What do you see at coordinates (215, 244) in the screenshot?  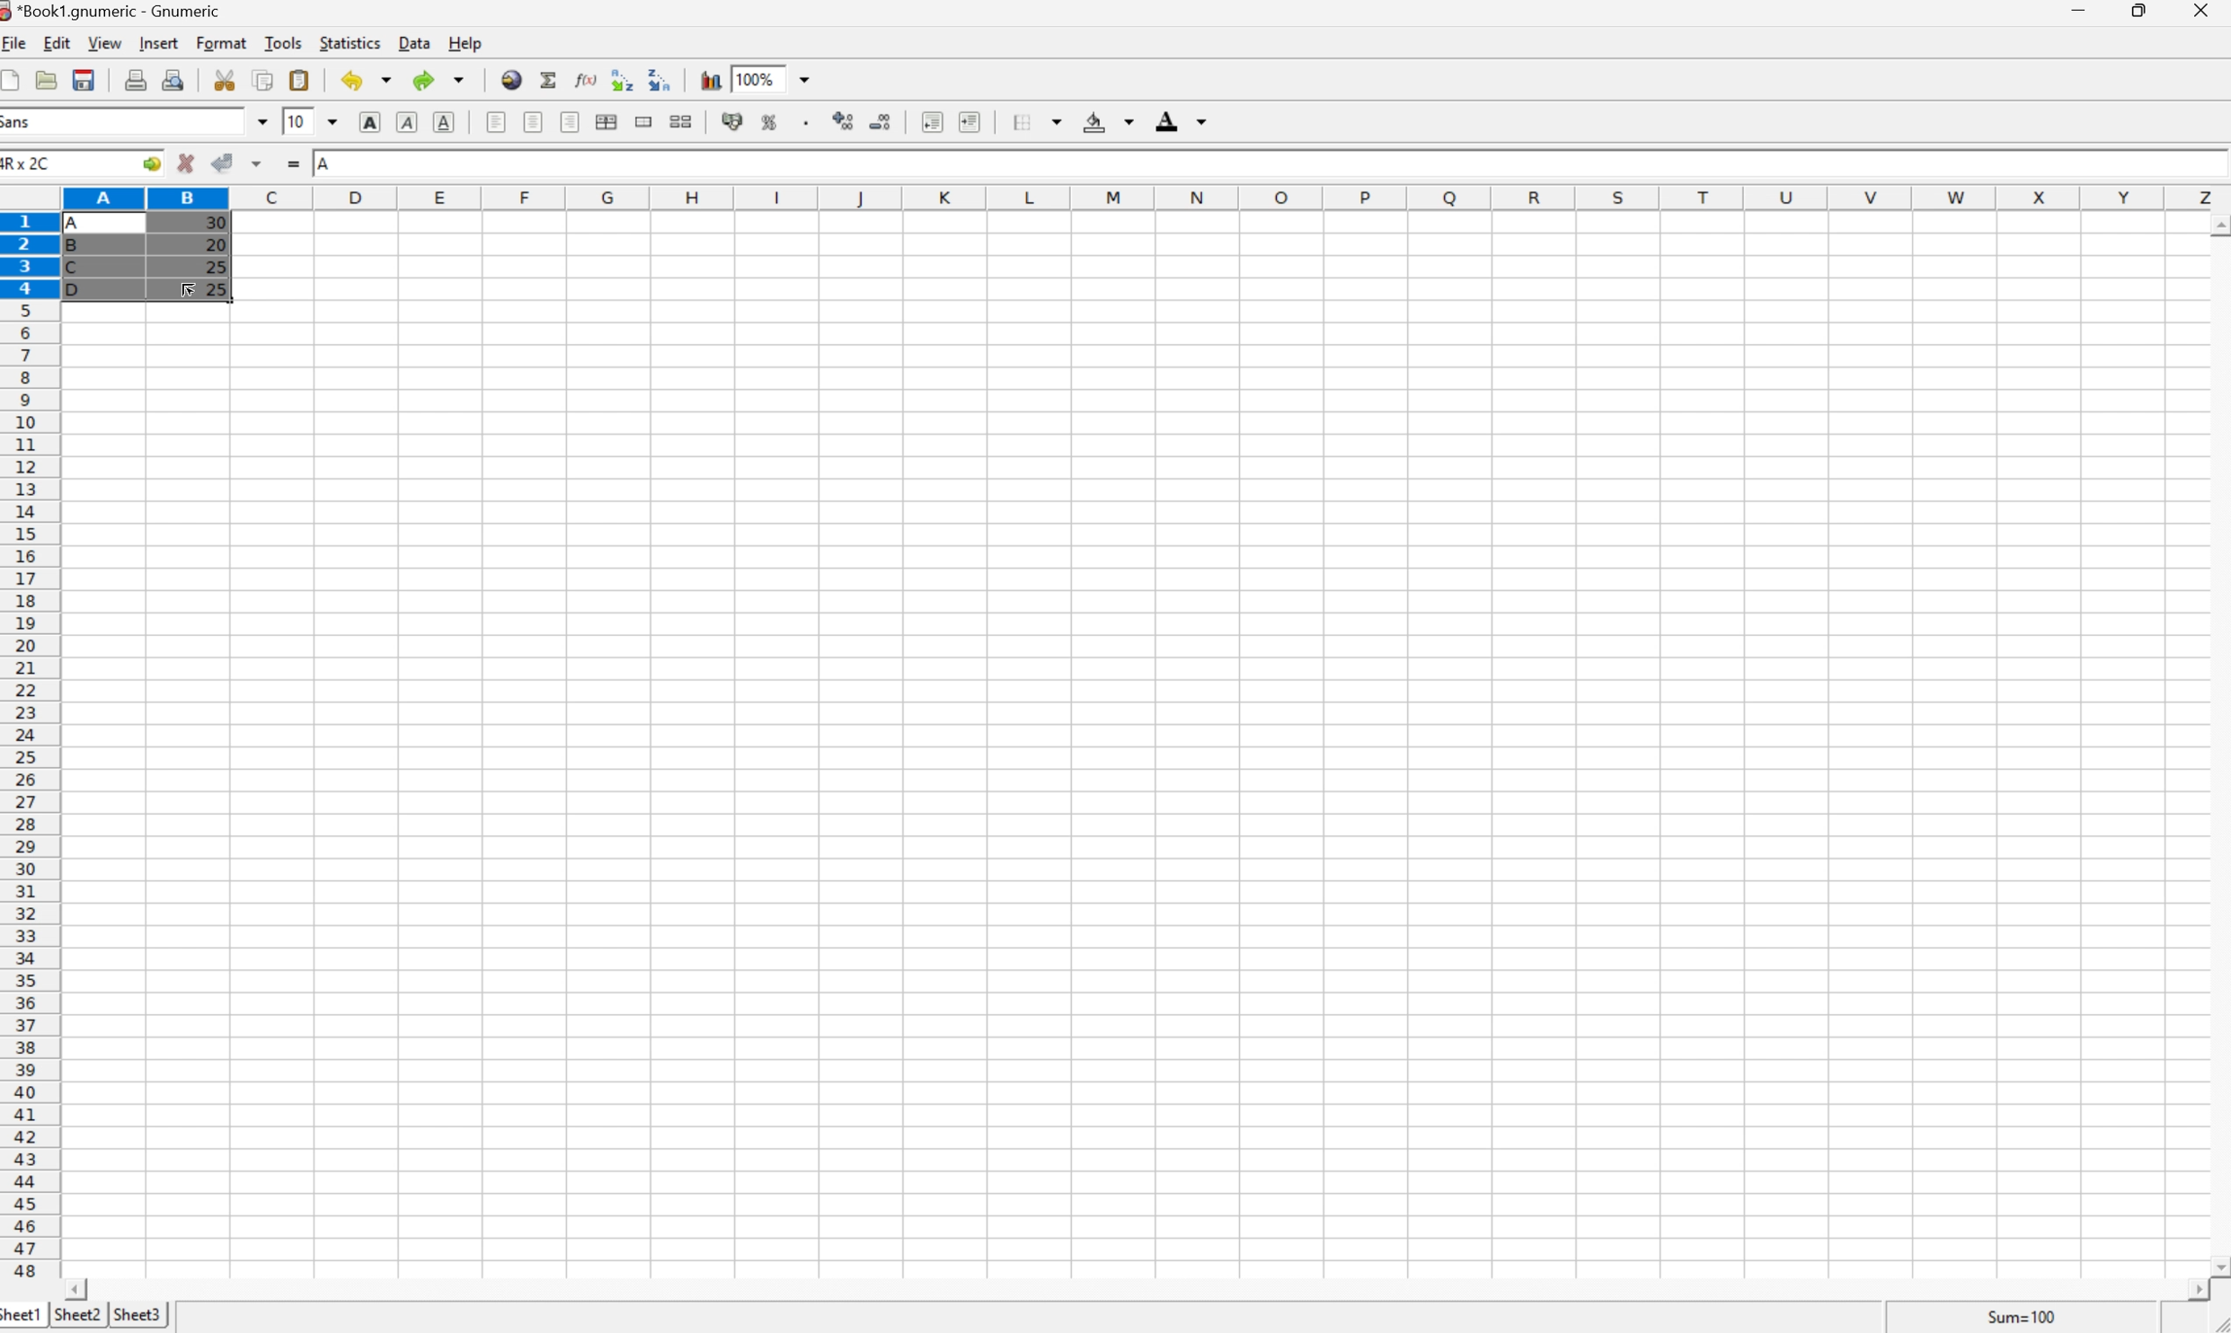 I see `20` at bounding box center [215, 244].